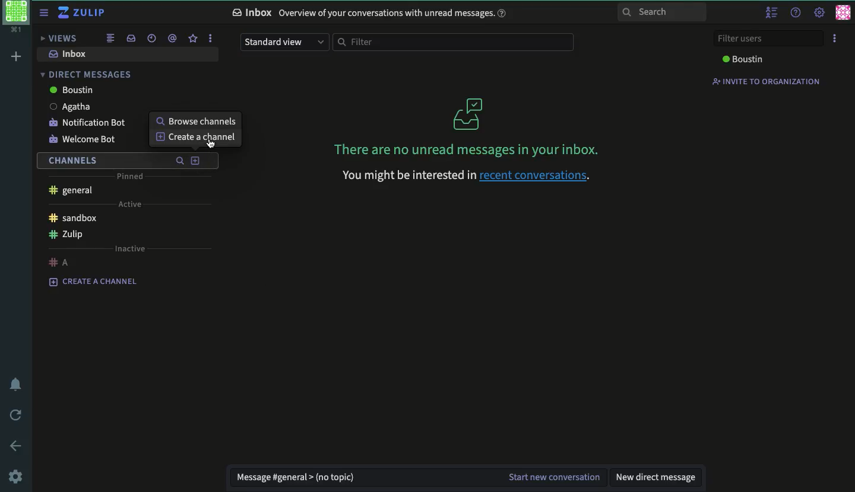  I want to click on options, so click(210, 40).